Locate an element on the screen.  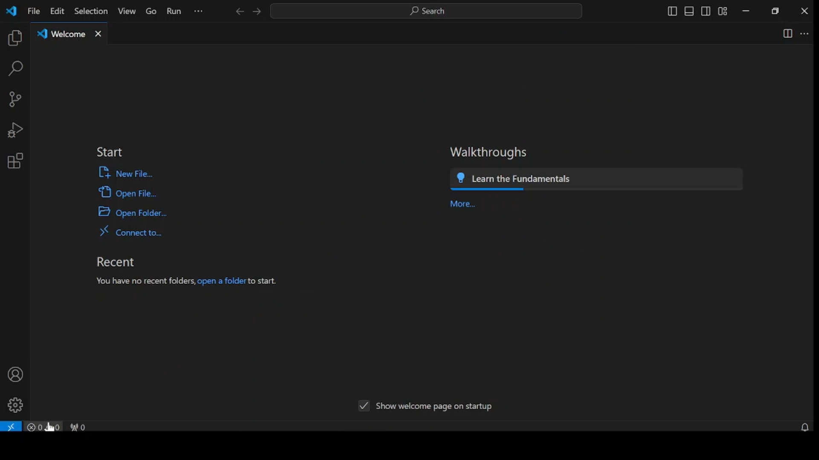
run is located at coordinates (174, 11).